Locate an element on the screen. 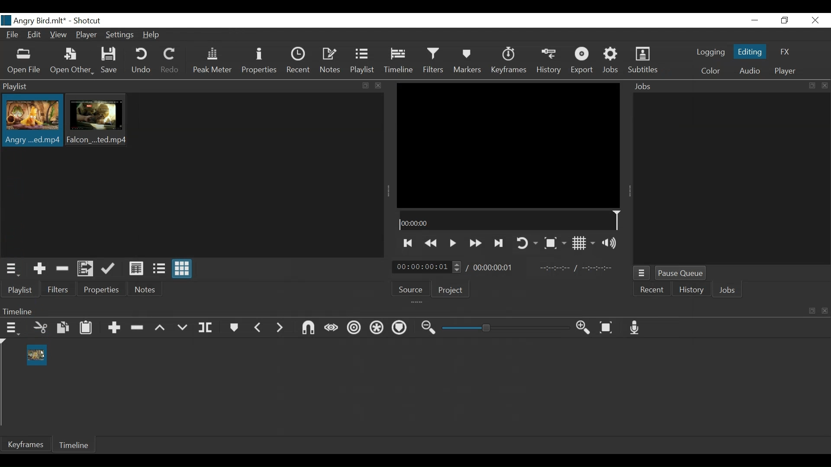  Notes is located at coordinates (332, 61).